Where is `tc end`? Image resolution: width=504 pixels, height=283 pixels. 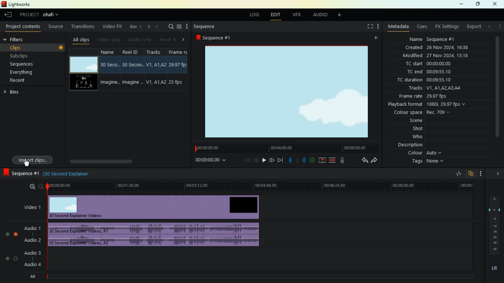 tc end is located at coordinates (430, 72).